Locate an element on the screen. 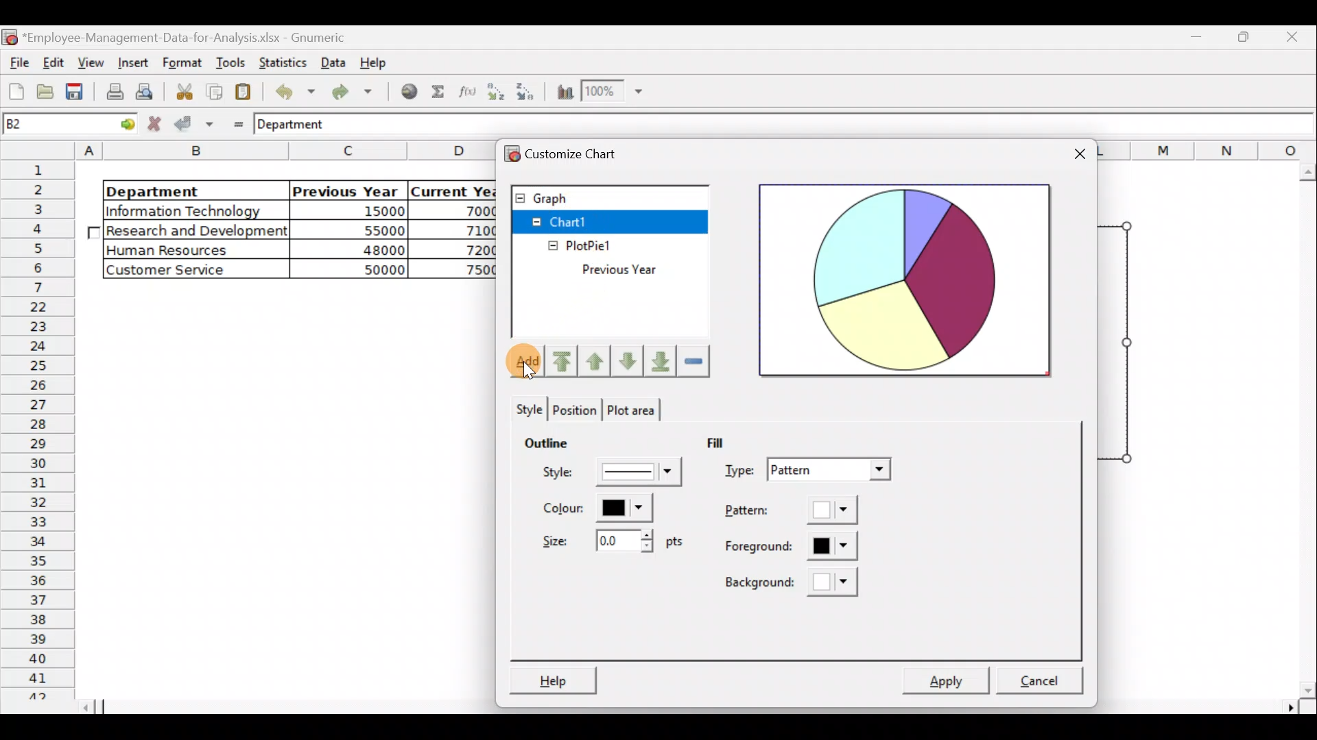 This screenshot has height=740, width=1317. Print preview is located at coordinates (147, 91).